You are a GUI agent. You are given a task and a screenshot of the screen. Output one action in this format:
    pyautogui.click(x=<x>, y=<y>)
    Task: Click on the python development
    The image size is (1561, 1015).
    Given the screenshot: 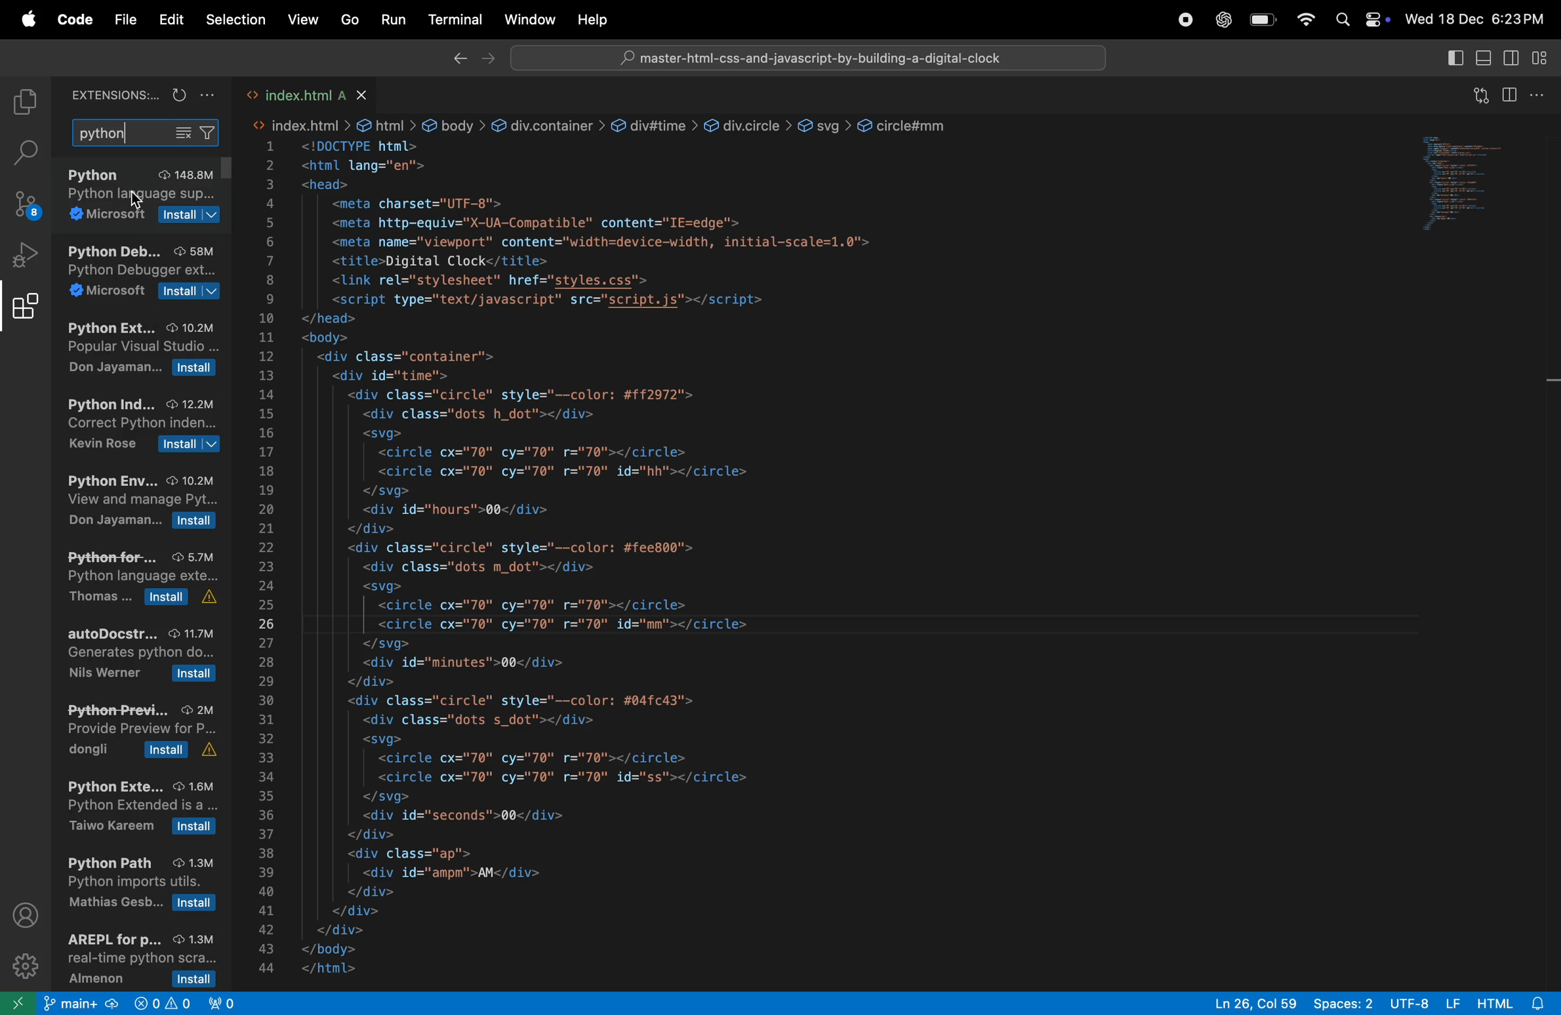 What is the action you would take?
    pyautogui.click(x=143, y=274)
    